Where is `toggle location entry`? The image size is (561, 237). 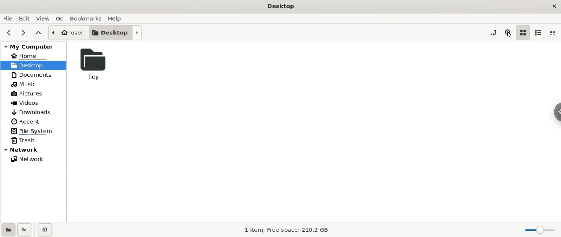
toggle location entry is located at coordinates (491, 32).